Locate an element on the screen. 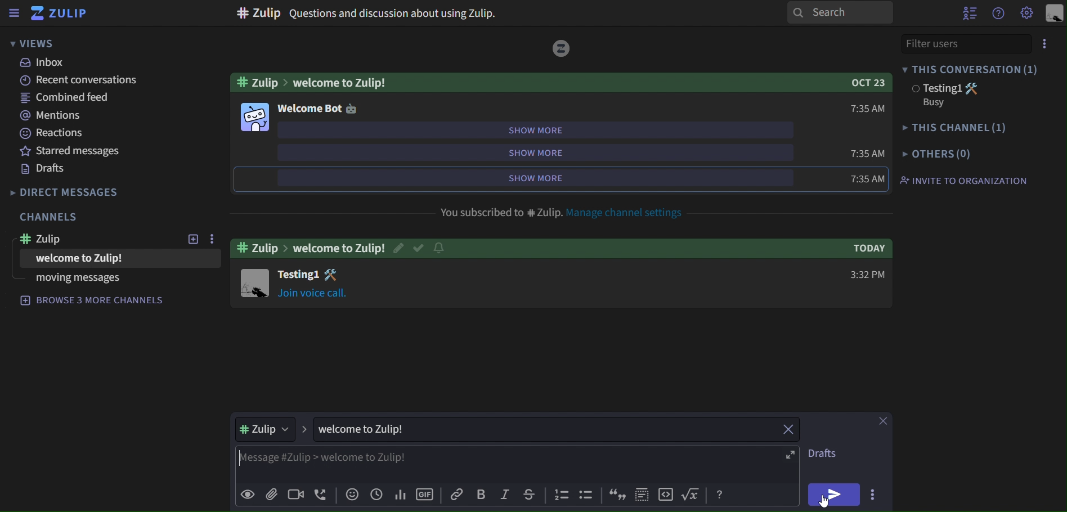  icon is located at coordinates (666, 495).